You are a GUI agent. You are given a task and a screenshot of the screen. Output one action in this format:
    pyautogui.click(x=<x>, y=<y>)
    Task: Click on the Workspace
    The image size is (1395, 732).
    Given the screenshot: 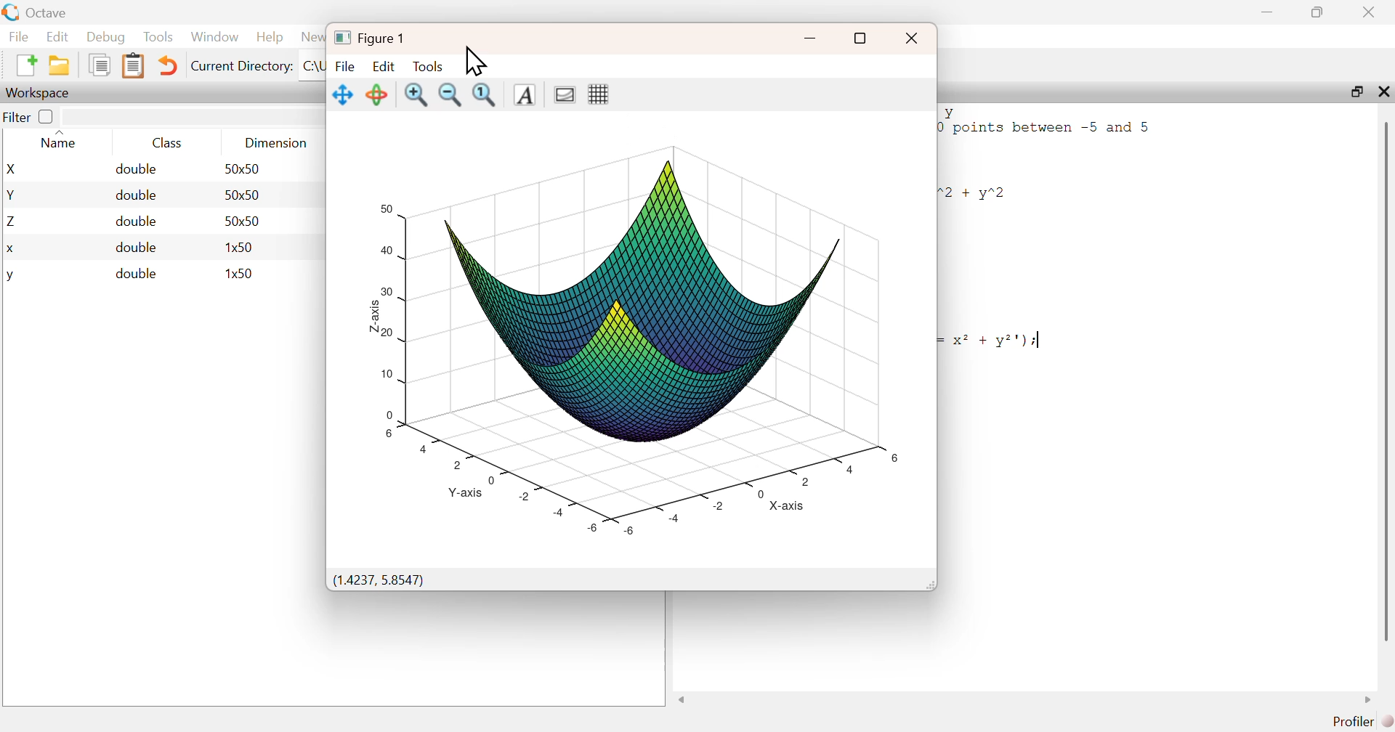 What is the action you would take?
    pyautogui.click(x=39, y=93)
    